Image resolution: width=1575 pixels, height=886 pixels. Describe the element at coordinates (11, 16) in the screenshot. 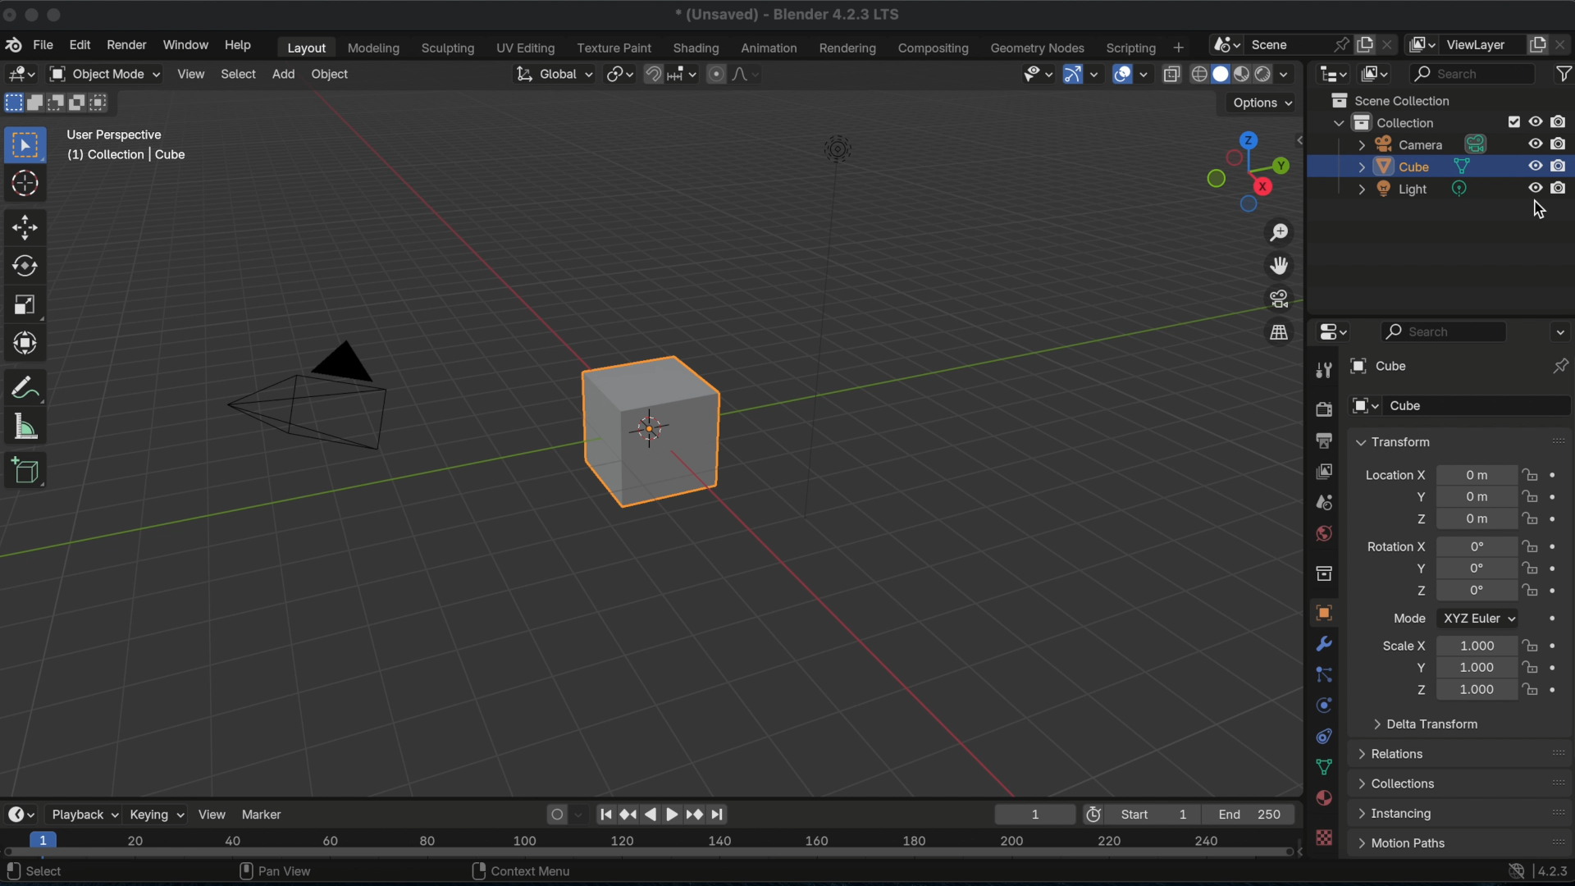

I see `disabled close icon` at that location.